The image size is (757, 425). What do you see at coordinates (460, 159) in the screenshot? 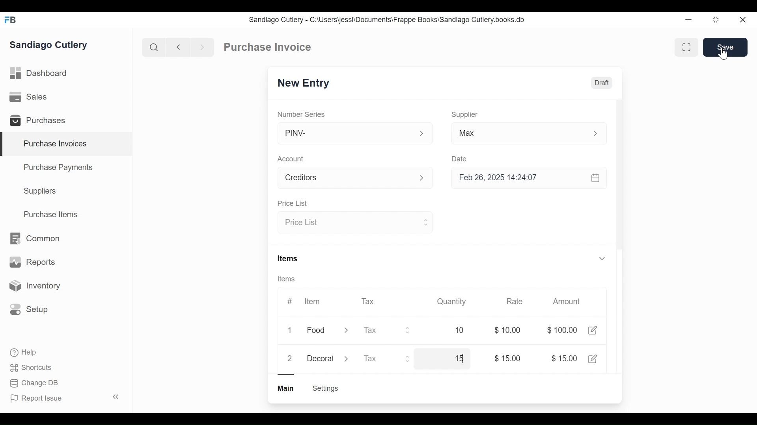
I see `Date` at bounding box center [460, 159].